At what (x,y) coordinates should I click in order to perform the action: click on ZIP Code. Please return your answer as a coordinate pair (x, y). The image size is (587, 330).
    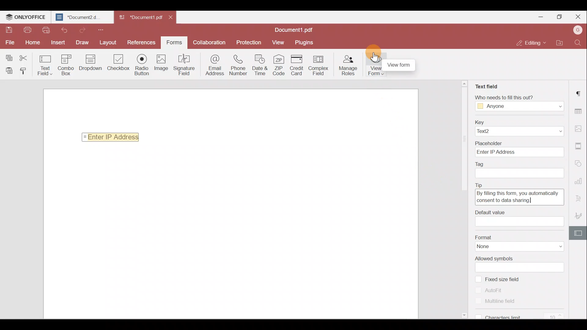
    Looking at the image, I should click on (279, 66).